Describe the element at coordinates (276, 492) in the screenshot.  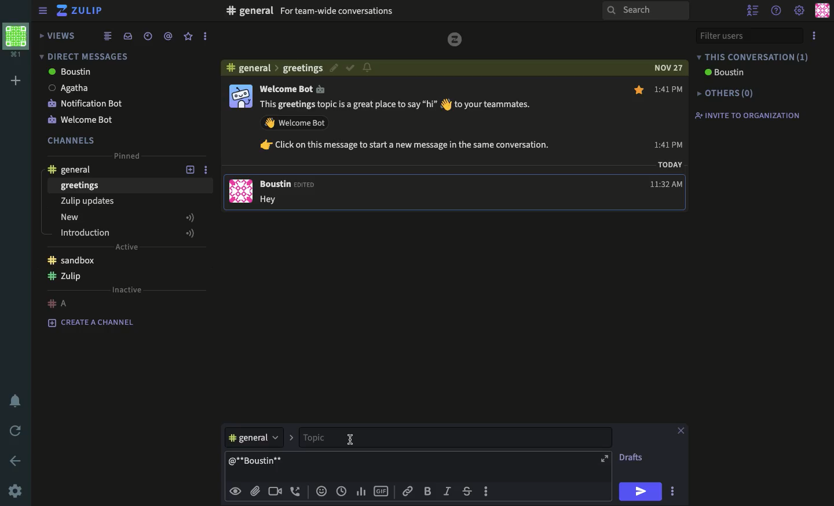
I see `video call` at that location.